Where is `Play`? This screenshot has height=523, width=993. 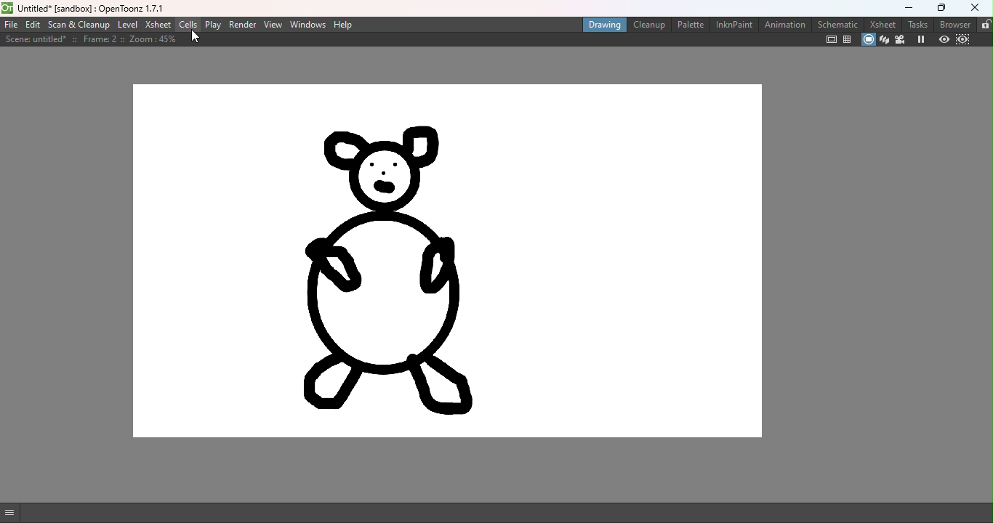 Play is located at coordinates (214, 25).